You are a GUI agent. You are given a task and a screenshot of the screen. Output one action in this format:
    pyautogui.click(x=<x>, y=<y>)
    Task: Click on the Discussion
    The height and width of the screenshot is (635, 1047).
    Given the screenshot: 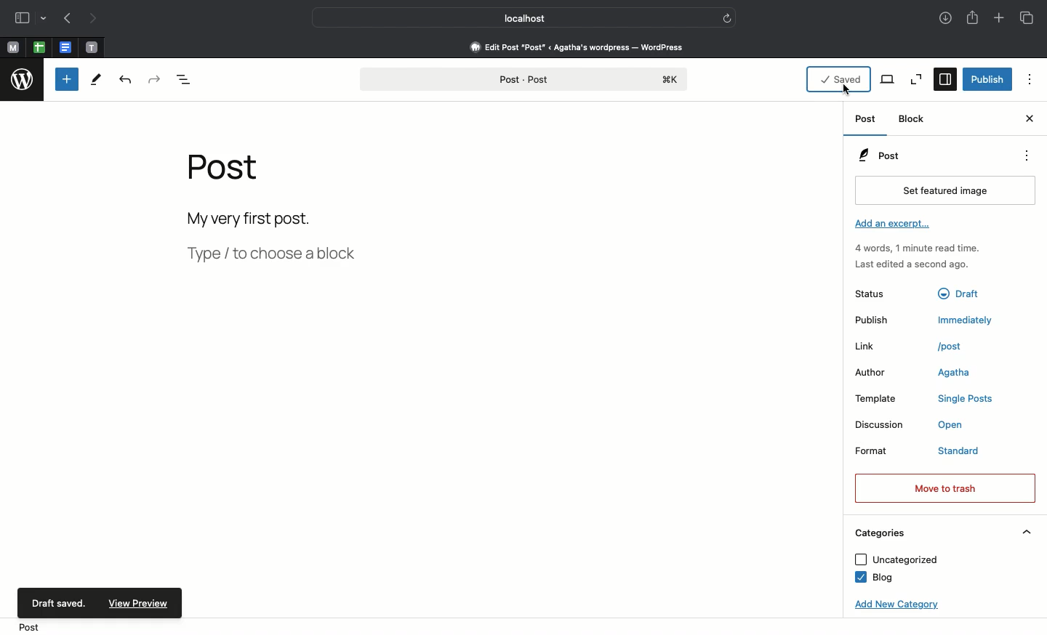 What is the action you would take?
    pyautogui.click(x=881, y=425)
    